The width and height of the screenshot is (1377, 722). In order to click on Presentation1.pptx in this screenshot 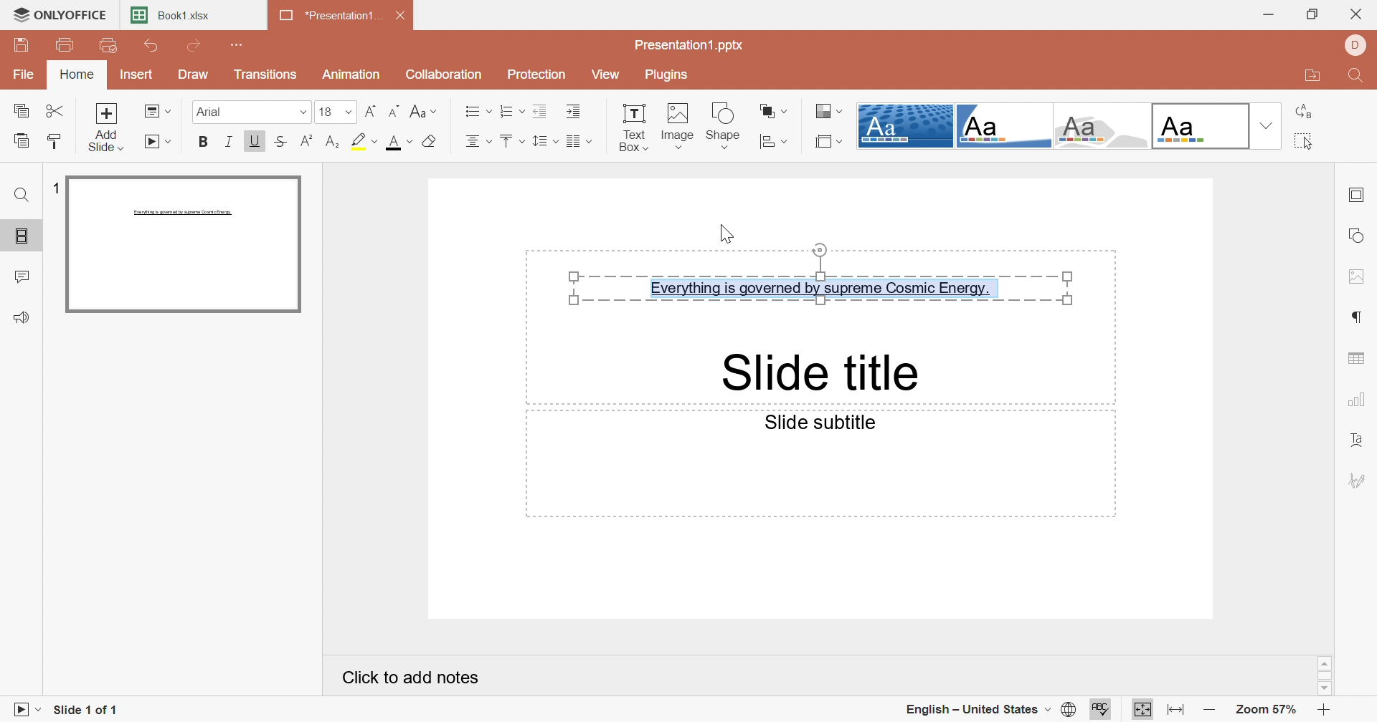, I will do `click(691, 44)`.